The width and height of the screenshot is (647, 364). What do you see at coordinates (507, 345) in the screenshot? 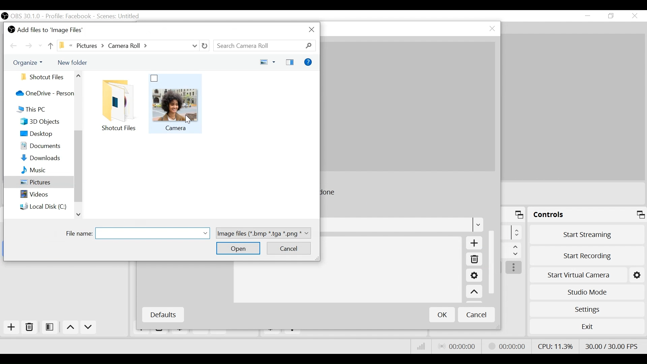
I see `Stream Status` at bounding box center [507, 345].